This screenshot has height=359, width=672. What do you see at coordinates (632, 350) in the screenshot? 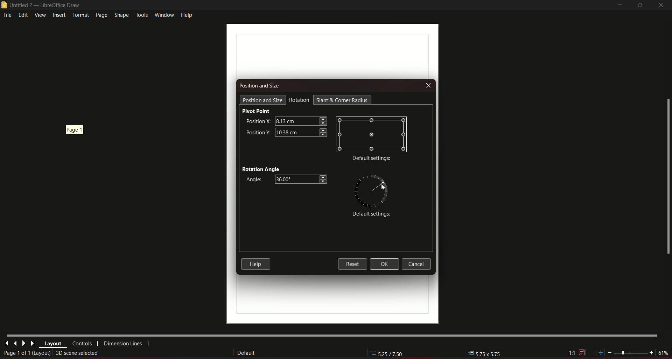
I see `zoom` at bounding box center [632, 350].